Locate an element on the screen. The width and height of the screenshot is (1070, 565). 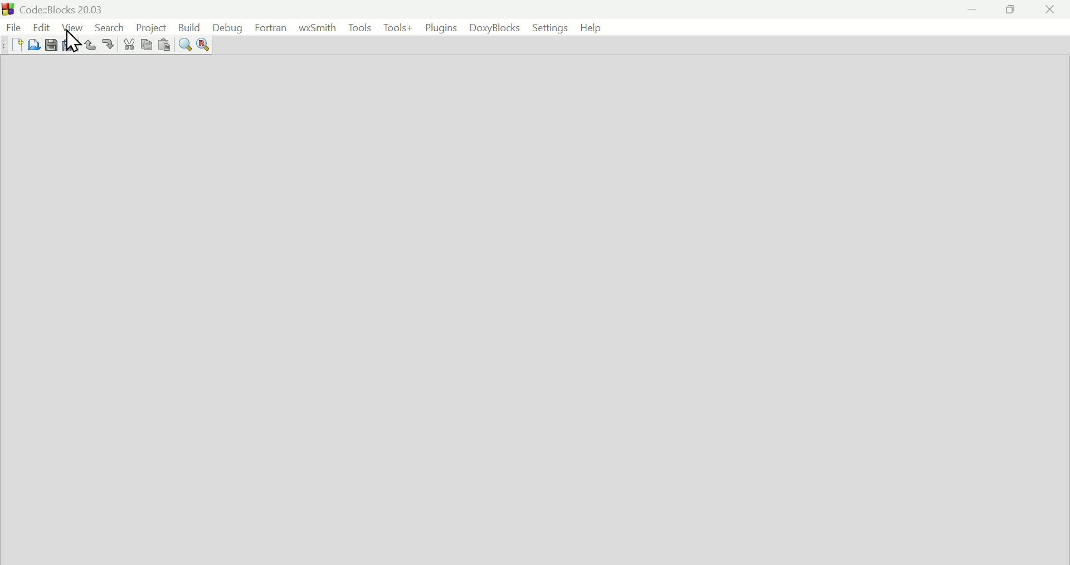
Close is located at coordinates (1049, 9).